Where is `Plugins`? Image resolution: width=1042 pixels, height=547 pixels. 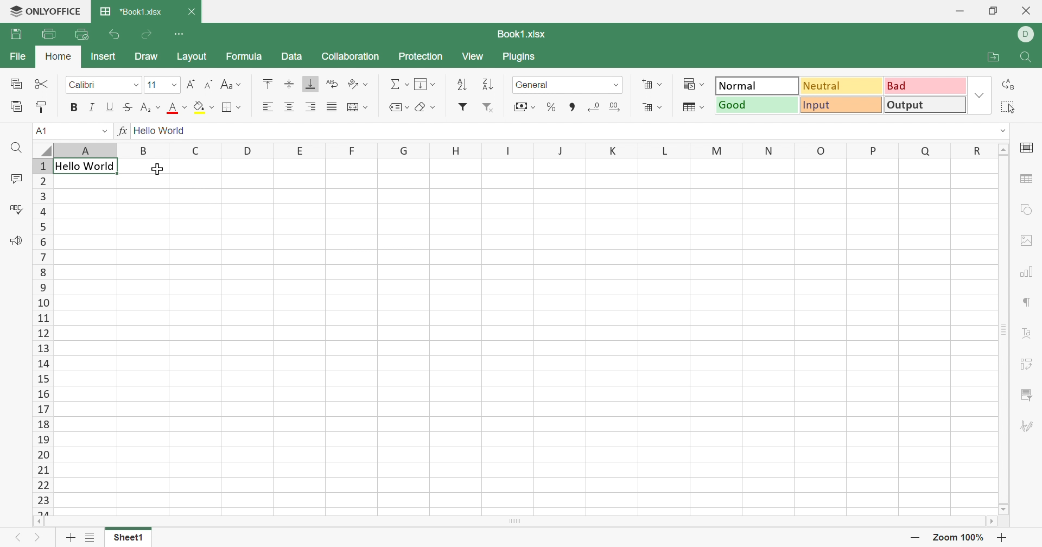 Plugins is located at coordinates (524, 56).